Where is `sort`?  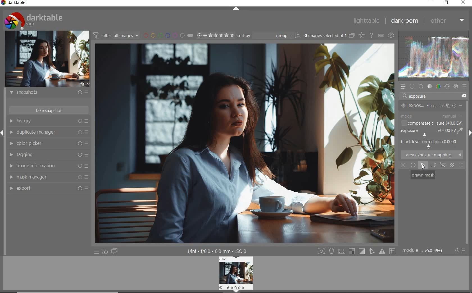
sort is located at coordinates (268, 36).